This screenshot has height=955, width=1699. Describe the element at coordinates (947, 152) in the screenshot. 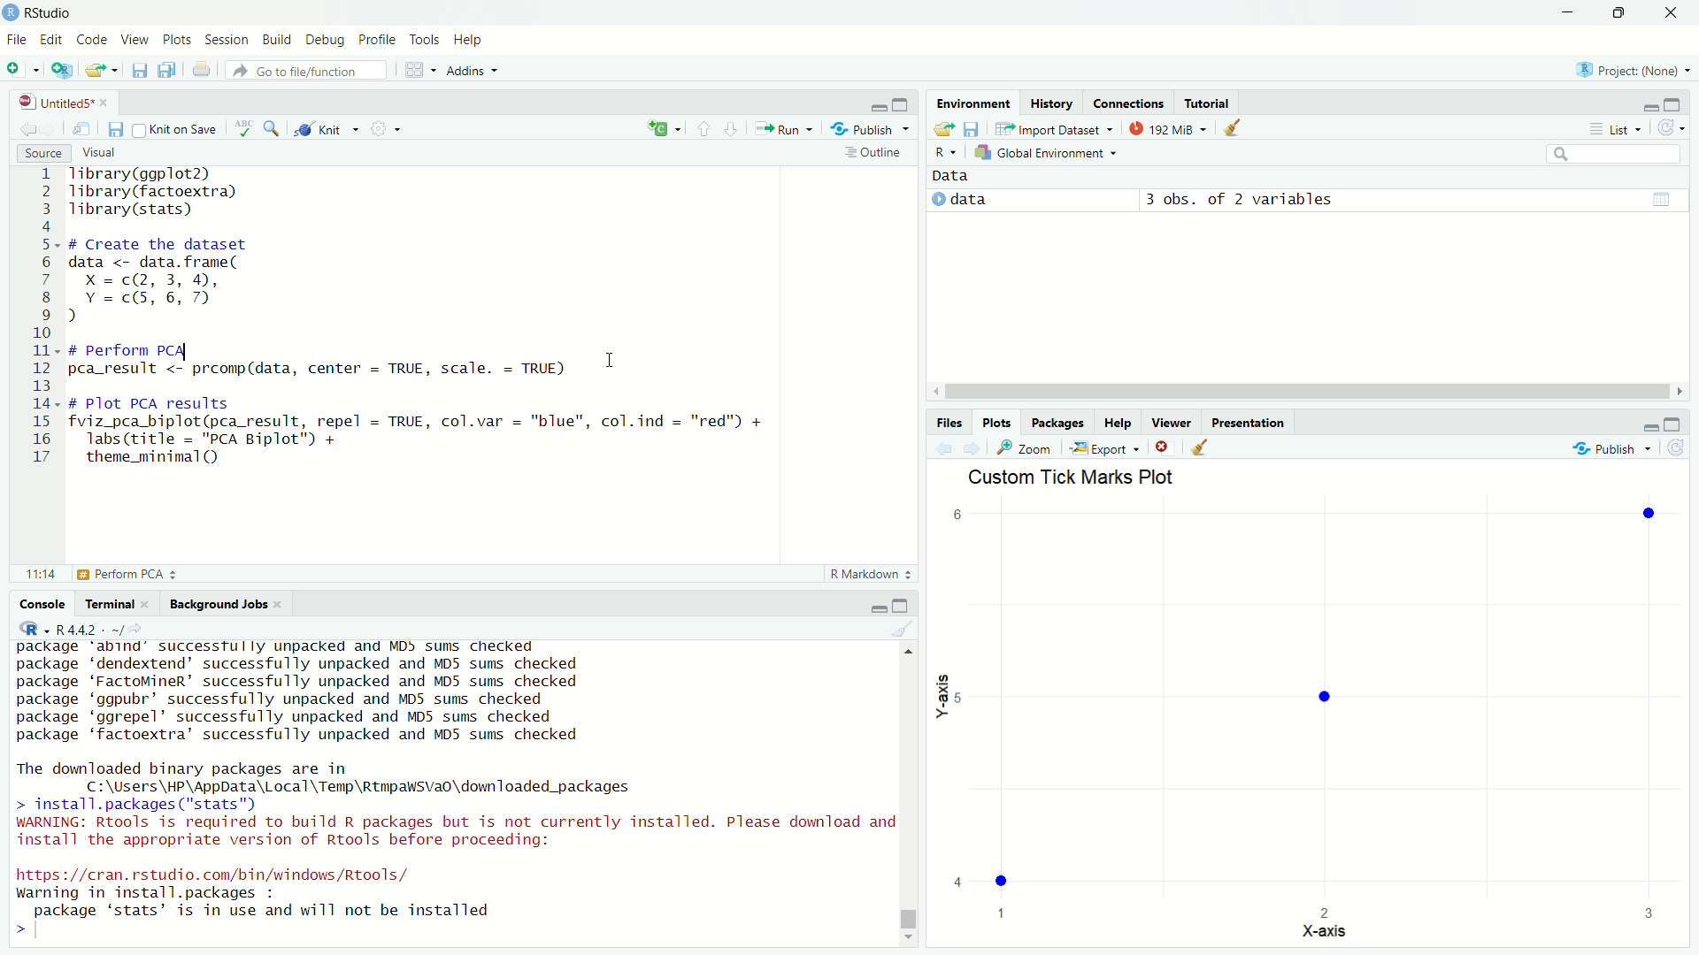

I see `R language` at that location.